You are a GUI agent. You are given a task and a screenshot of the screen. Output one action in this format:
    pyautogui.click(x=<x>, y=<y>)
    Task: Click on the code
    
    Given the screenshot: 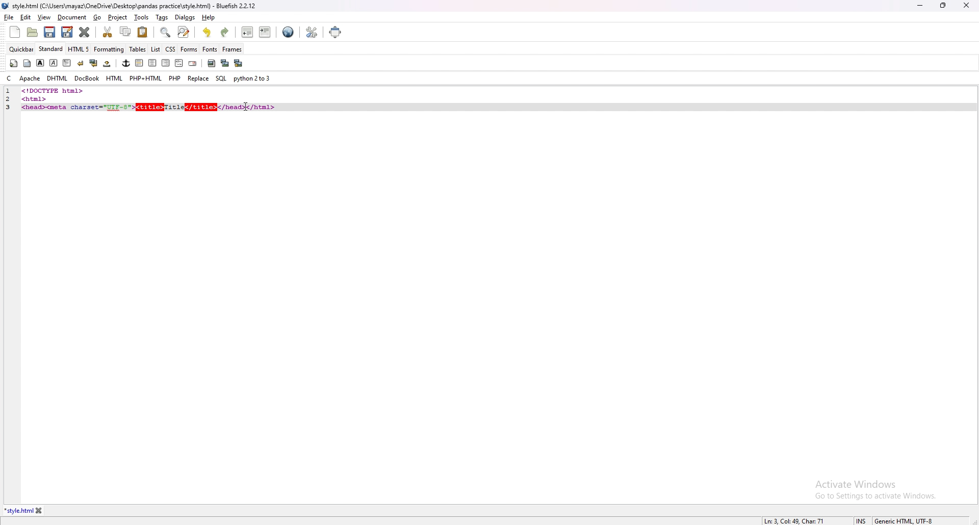 What is the action you would take?
    pyautogui.click(x=149, y=104)
    